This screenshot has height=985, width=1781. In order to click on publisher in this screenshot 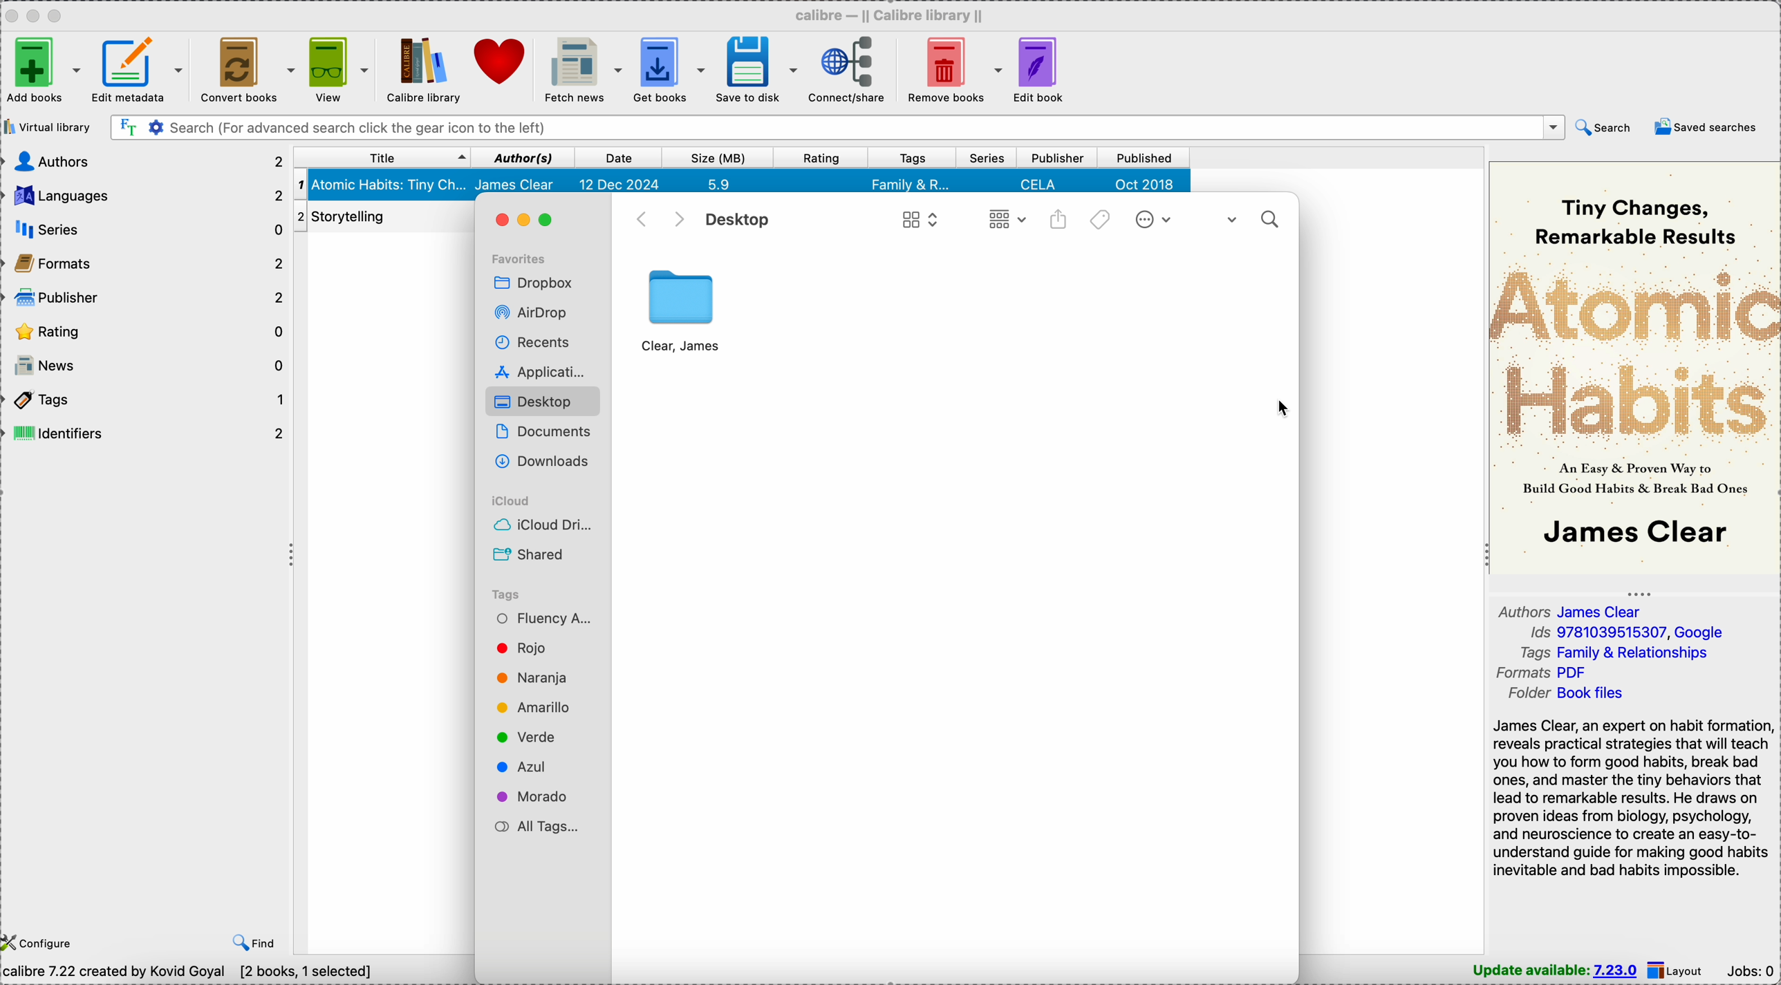, I will do `click(148, 298)`.